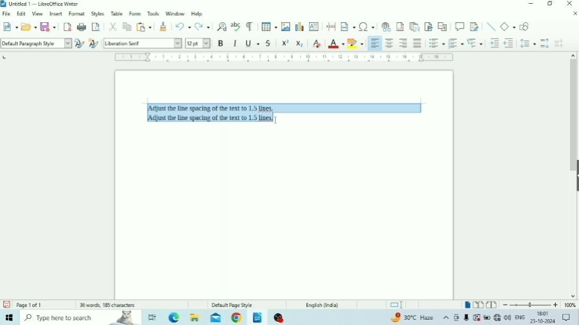  I want to click on Character Highlighting Color, so click(355, 43).